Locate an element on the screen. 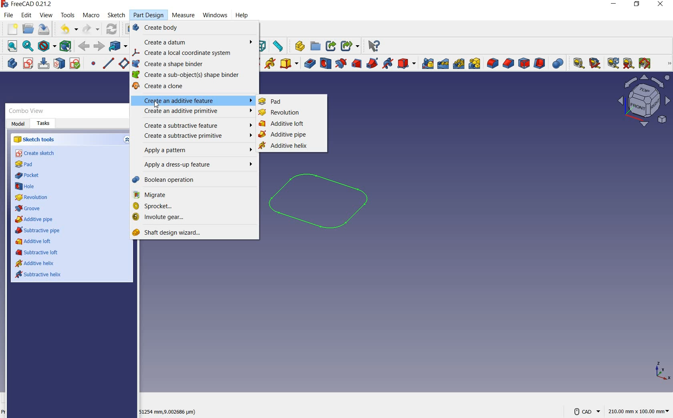 This screenshot has width=673, height=418. create a datum line is located at coordinates (108, 63).